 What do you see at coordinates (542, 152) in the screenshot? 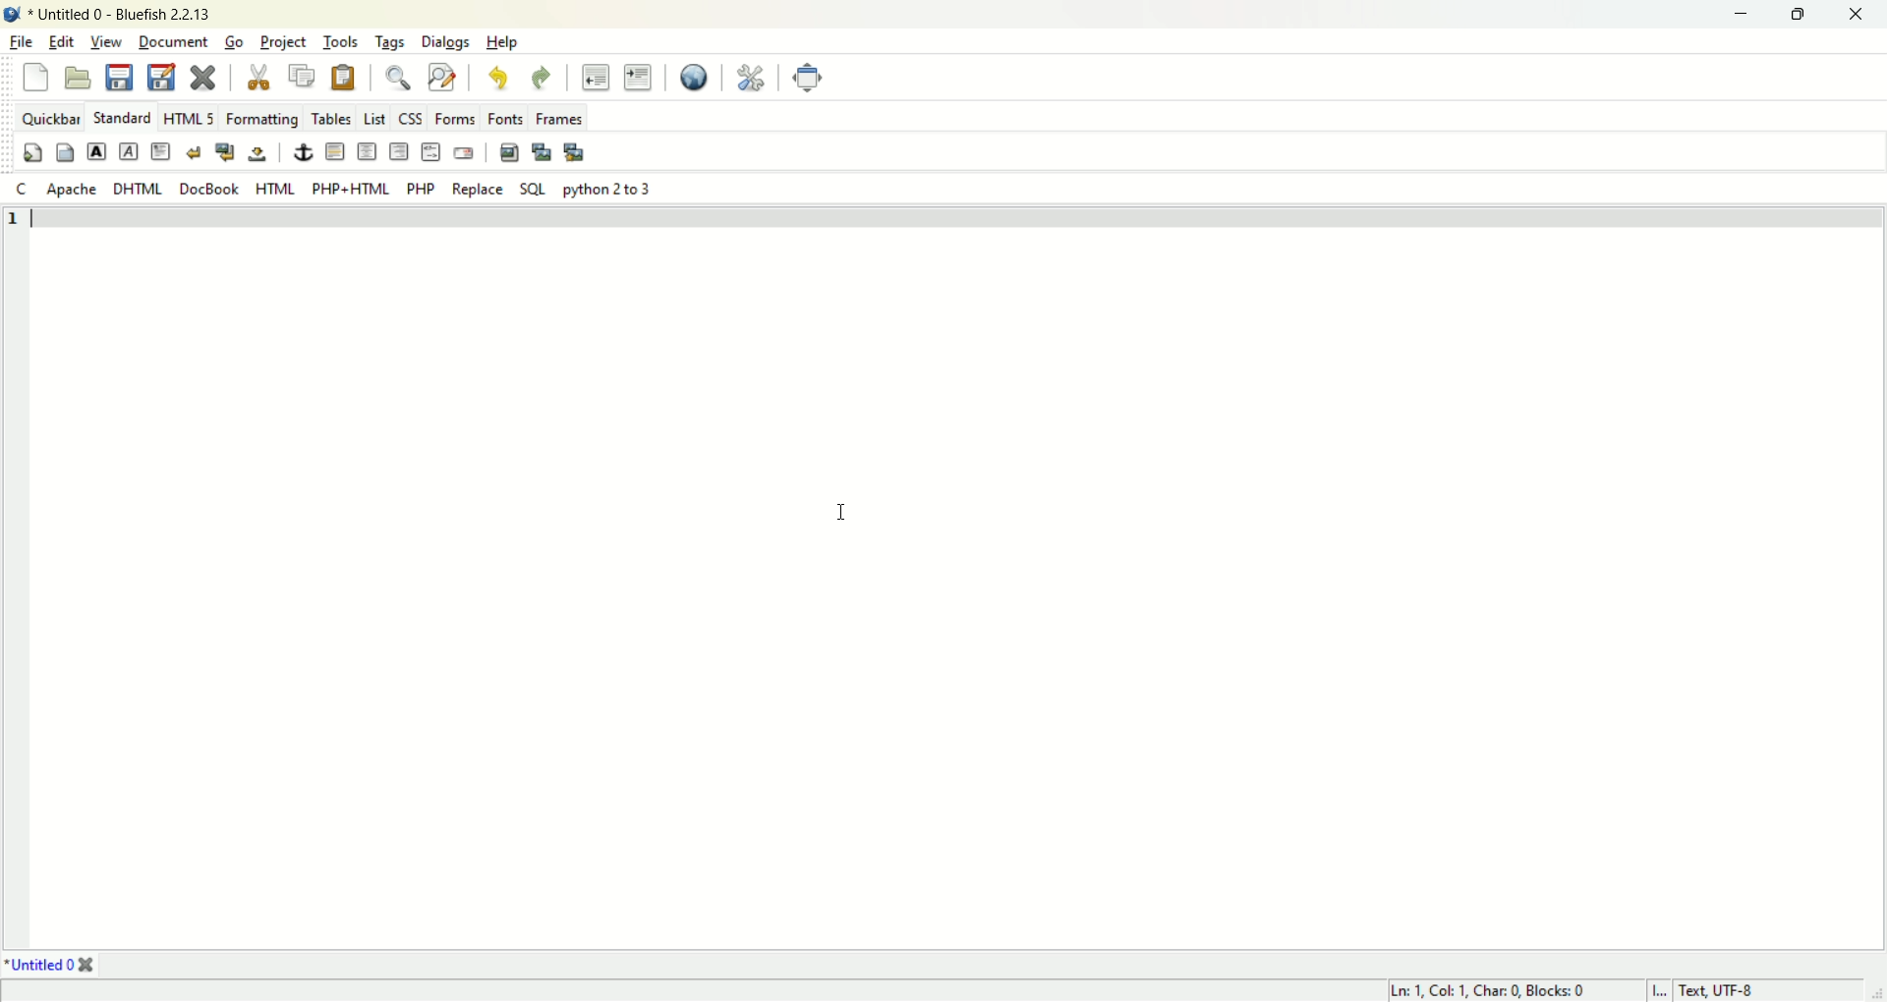
I see `input thumbnail` at bounding box center [542, 152].